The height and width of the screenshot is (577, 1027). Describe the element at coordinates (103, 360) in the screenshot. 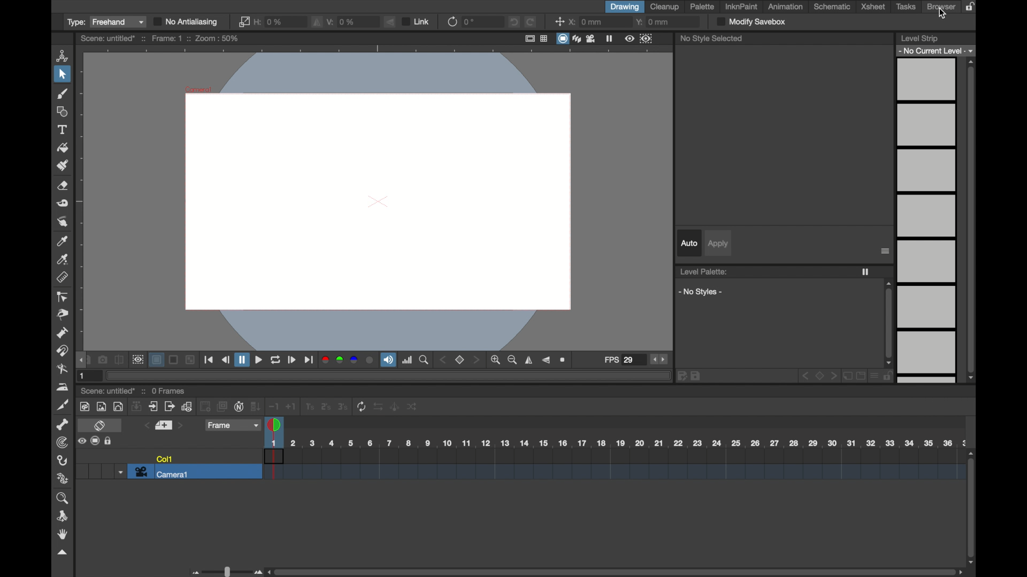

I see `snapshot` at that location.